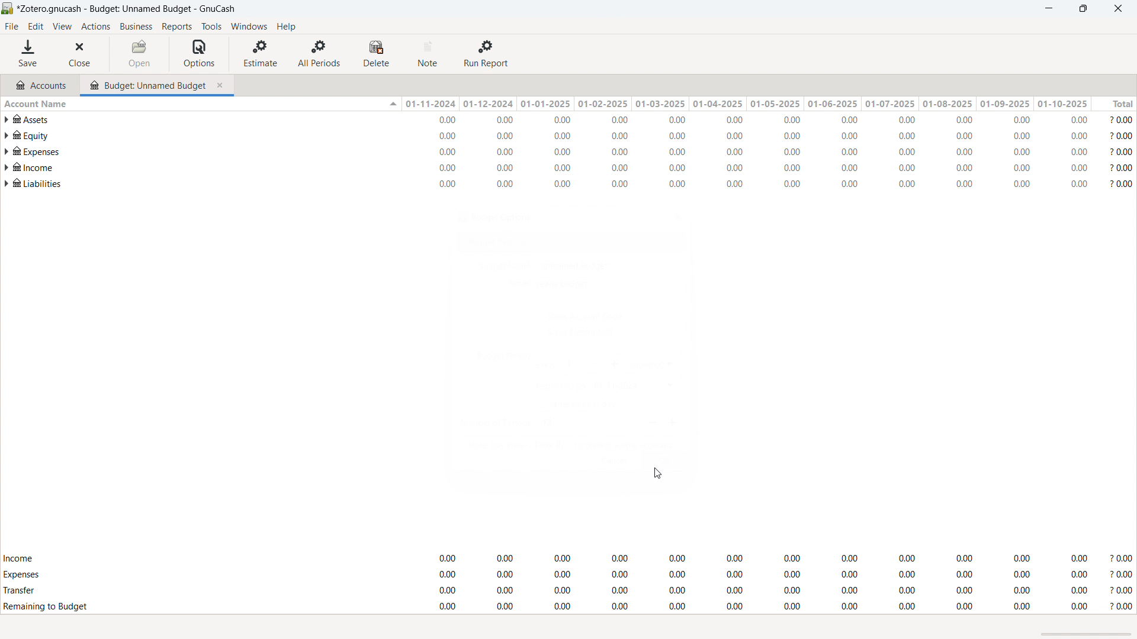  I want to click on estimate, so click(262, 53).